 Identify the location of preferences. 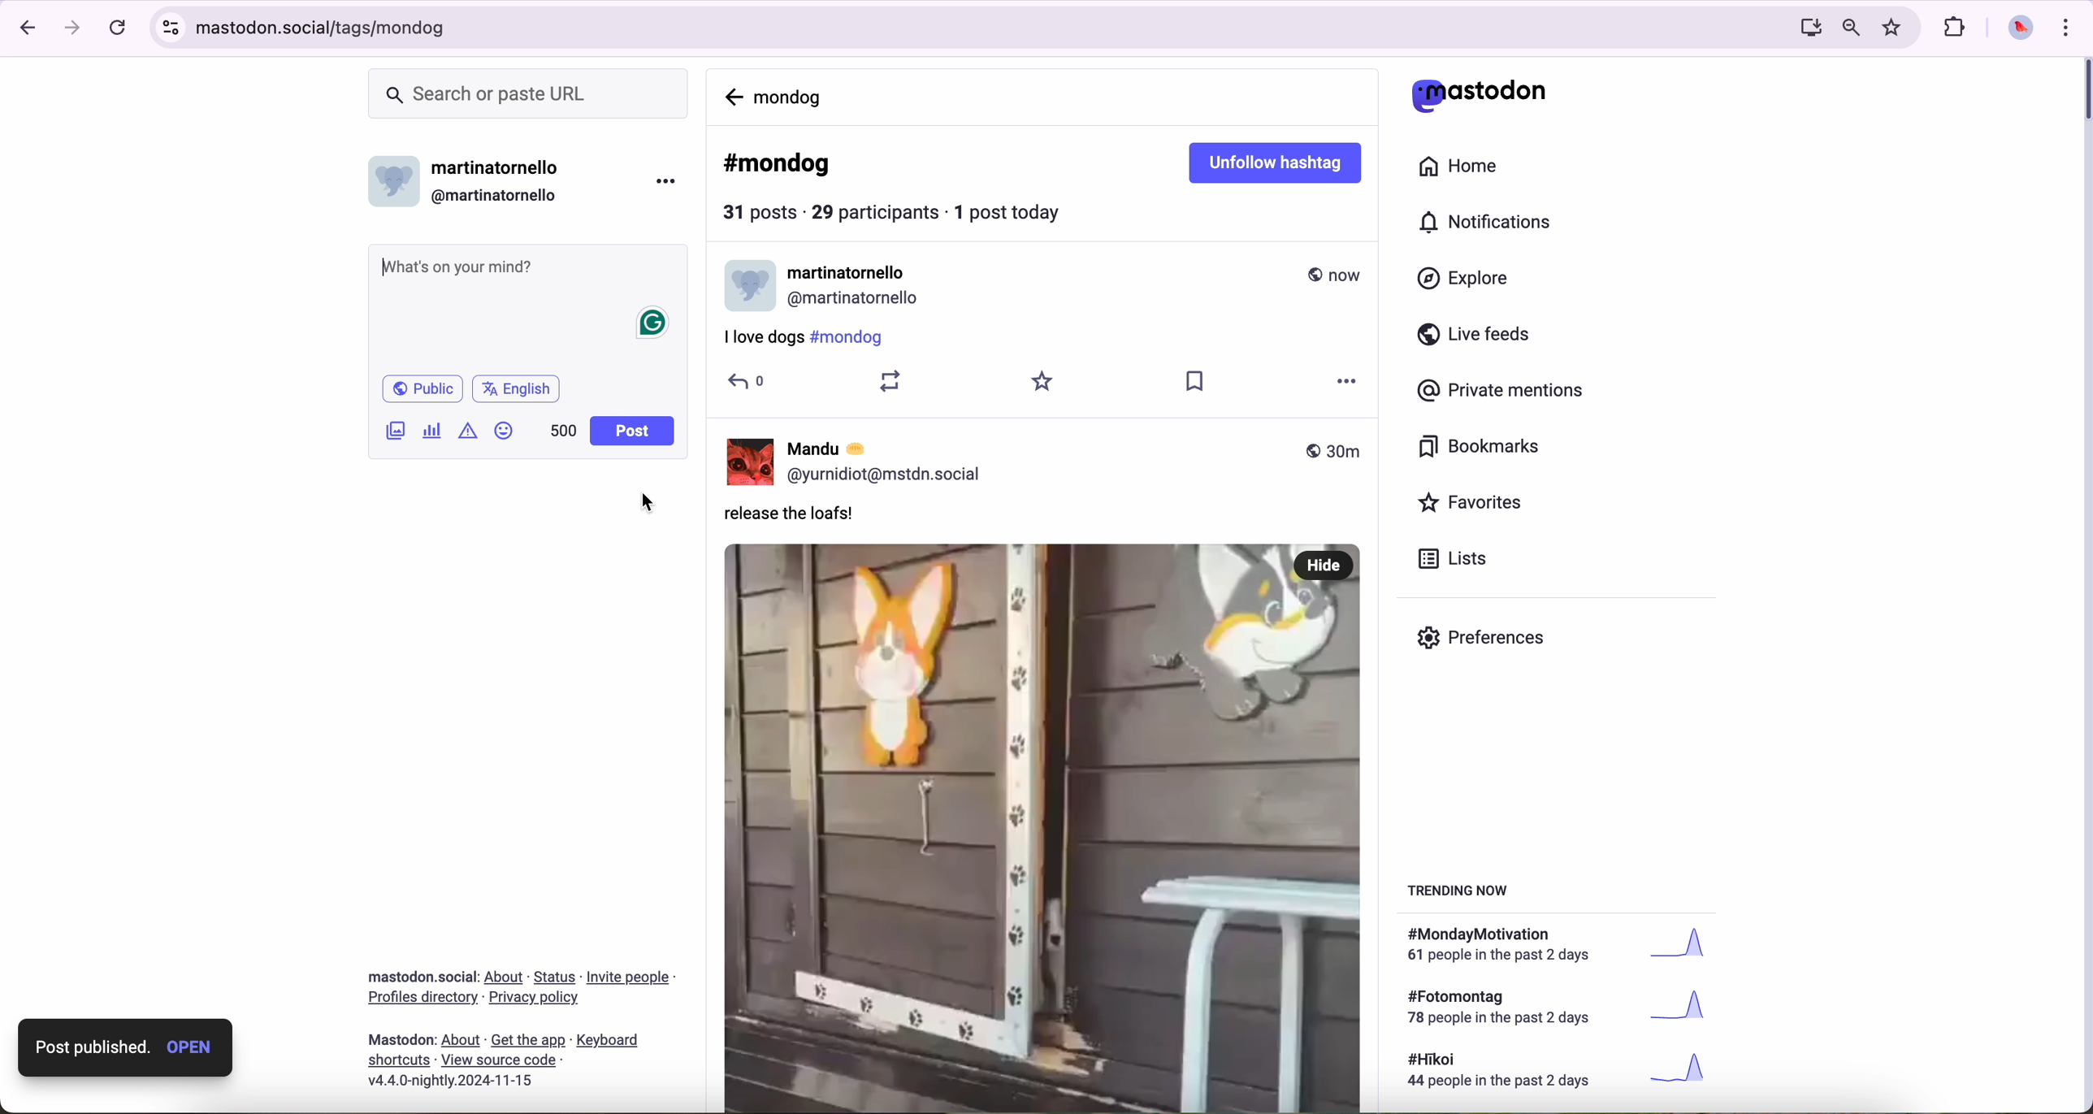
(1484, 639).